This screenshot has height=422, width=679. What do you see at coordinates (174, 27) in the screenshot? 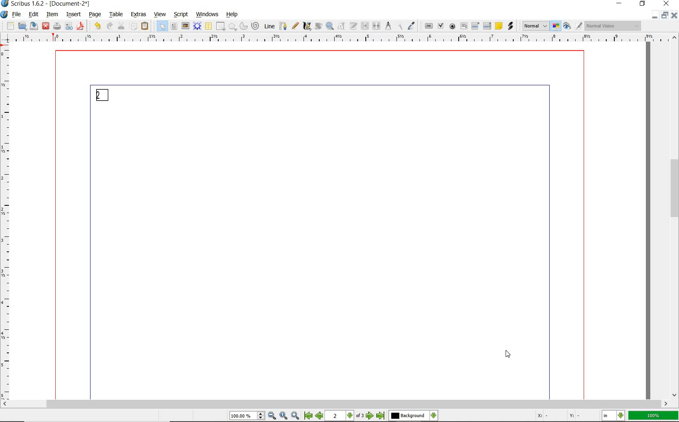
I see `text frame` at bounding box center [174, 27].